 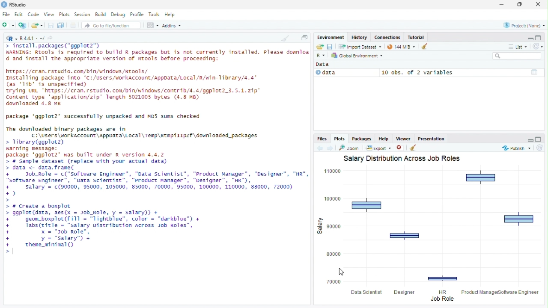 What do you see at coordinates (537, 46) in the screenshot?
I see `Refresh option` at bounding box center [537, 46].